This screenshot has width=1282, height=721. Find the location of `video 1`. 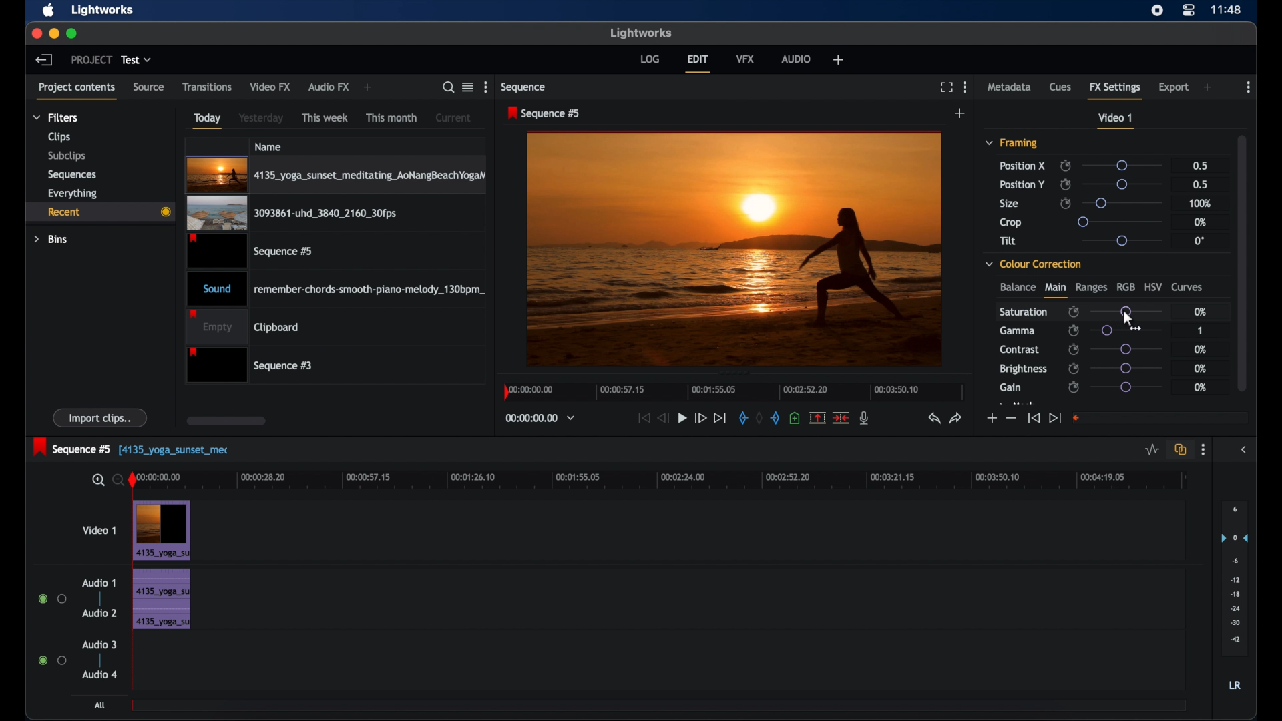

video 1 is located at coordinates (1116, 121).